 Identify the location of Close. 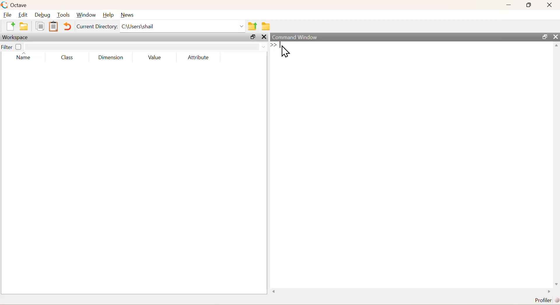
(264, 38).